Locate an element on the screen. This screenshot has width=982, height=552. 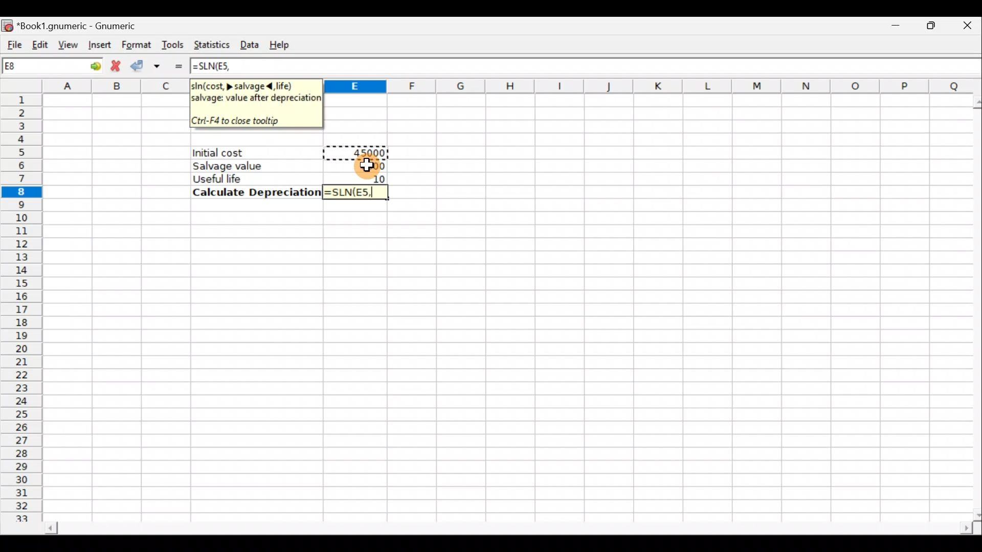
Close is located at coordinates (961, 28).